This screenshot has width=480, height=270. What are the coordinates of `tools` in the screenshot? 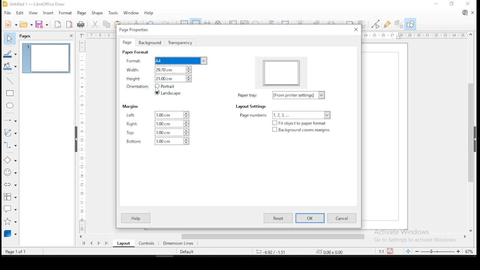 It's located at (114, 12).